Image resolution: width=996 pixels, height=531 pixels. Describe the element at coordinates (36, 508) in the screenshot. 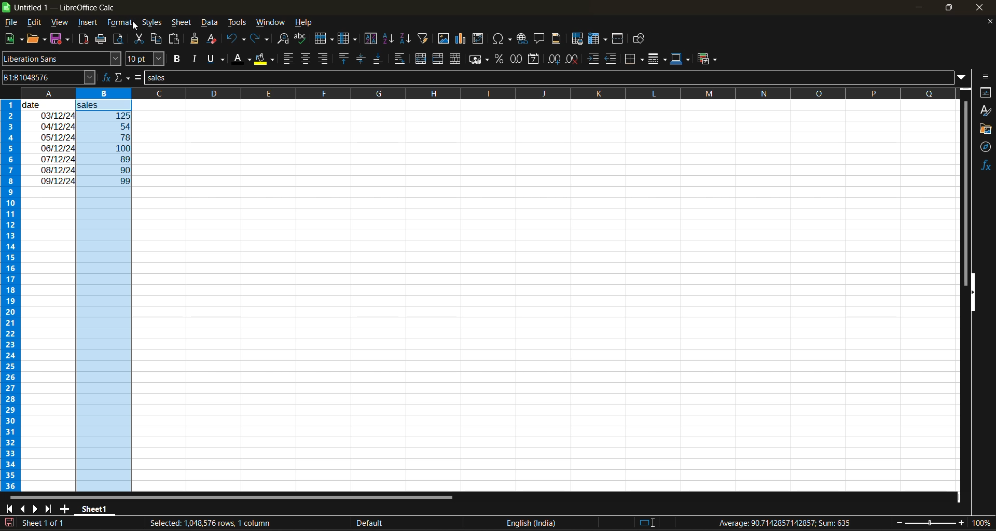

I see `scroll to next sheet` at that location.